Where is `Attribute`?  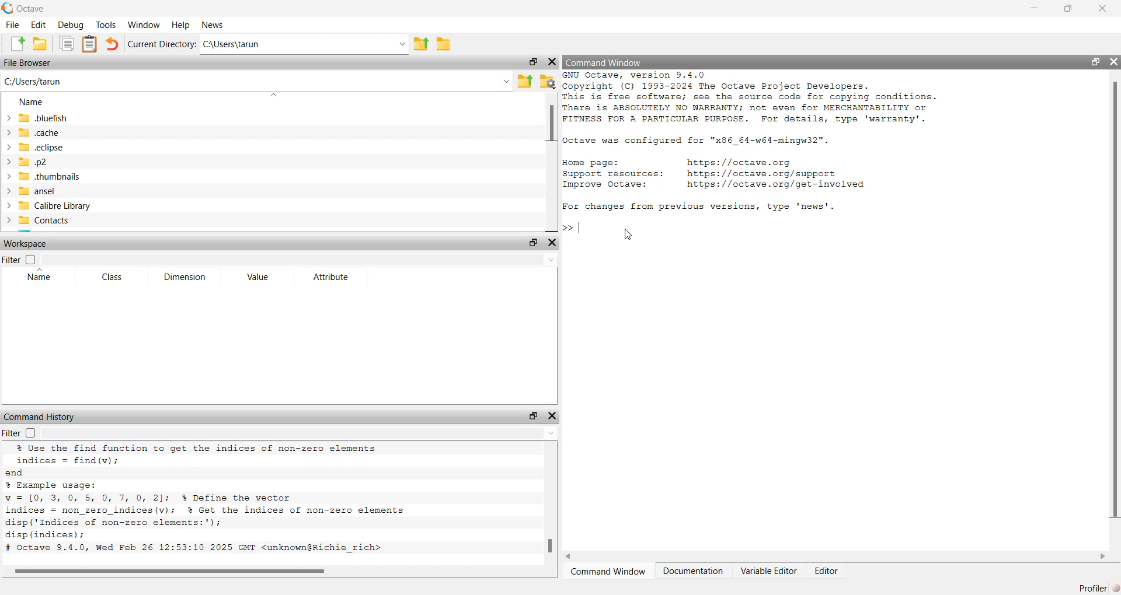 Attribute is located at coordinates (333, 278).